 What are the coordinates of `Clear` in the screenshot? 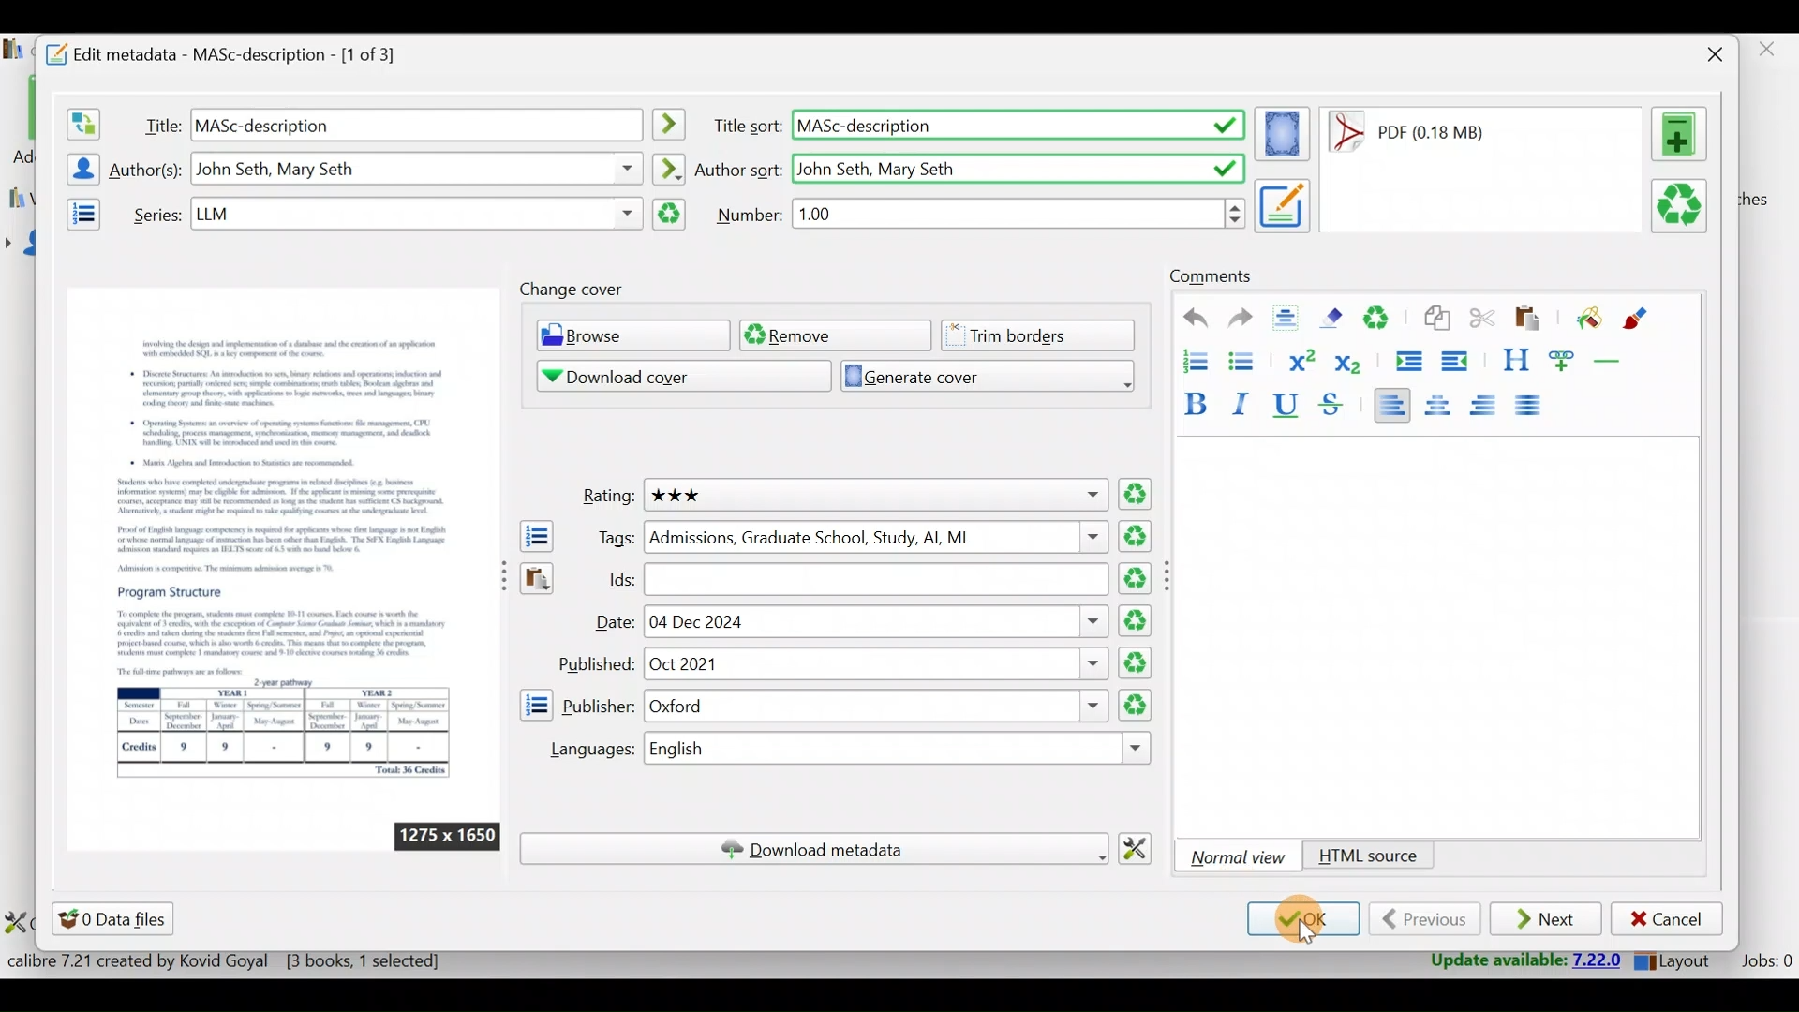 It's located at (1384, 320).